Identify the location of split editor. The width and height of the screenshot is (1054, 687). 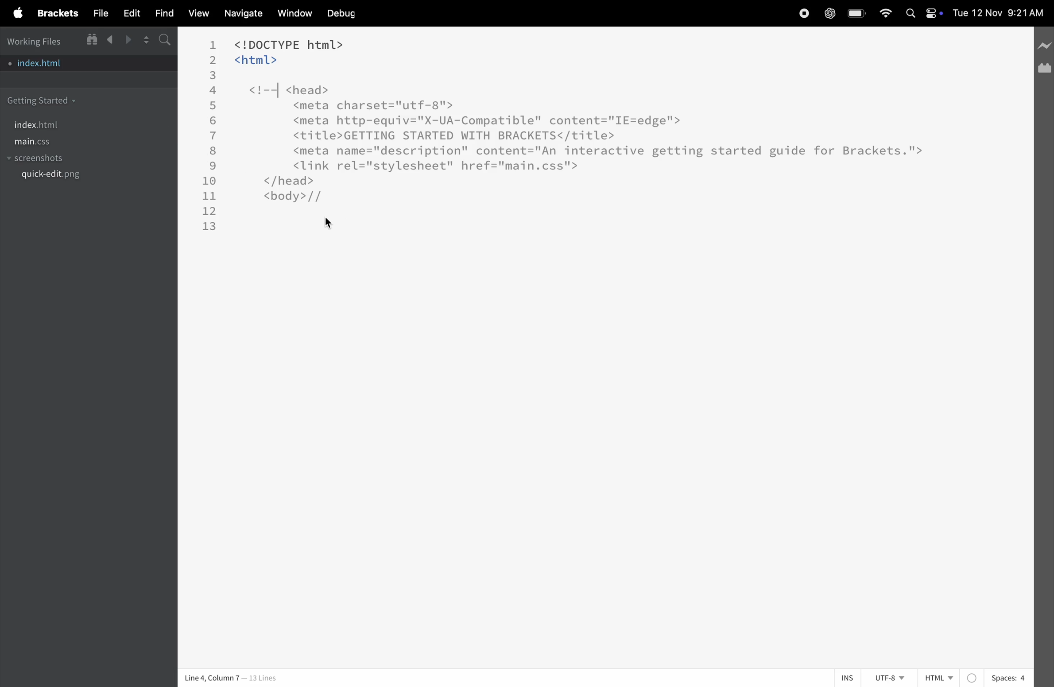
(144, 40).